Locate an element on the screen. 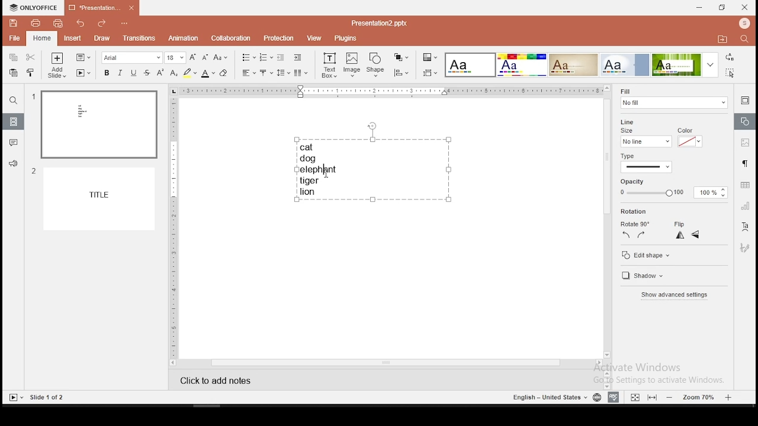 The image size is (758, 426). presentation is located at coordinates (99, 8).